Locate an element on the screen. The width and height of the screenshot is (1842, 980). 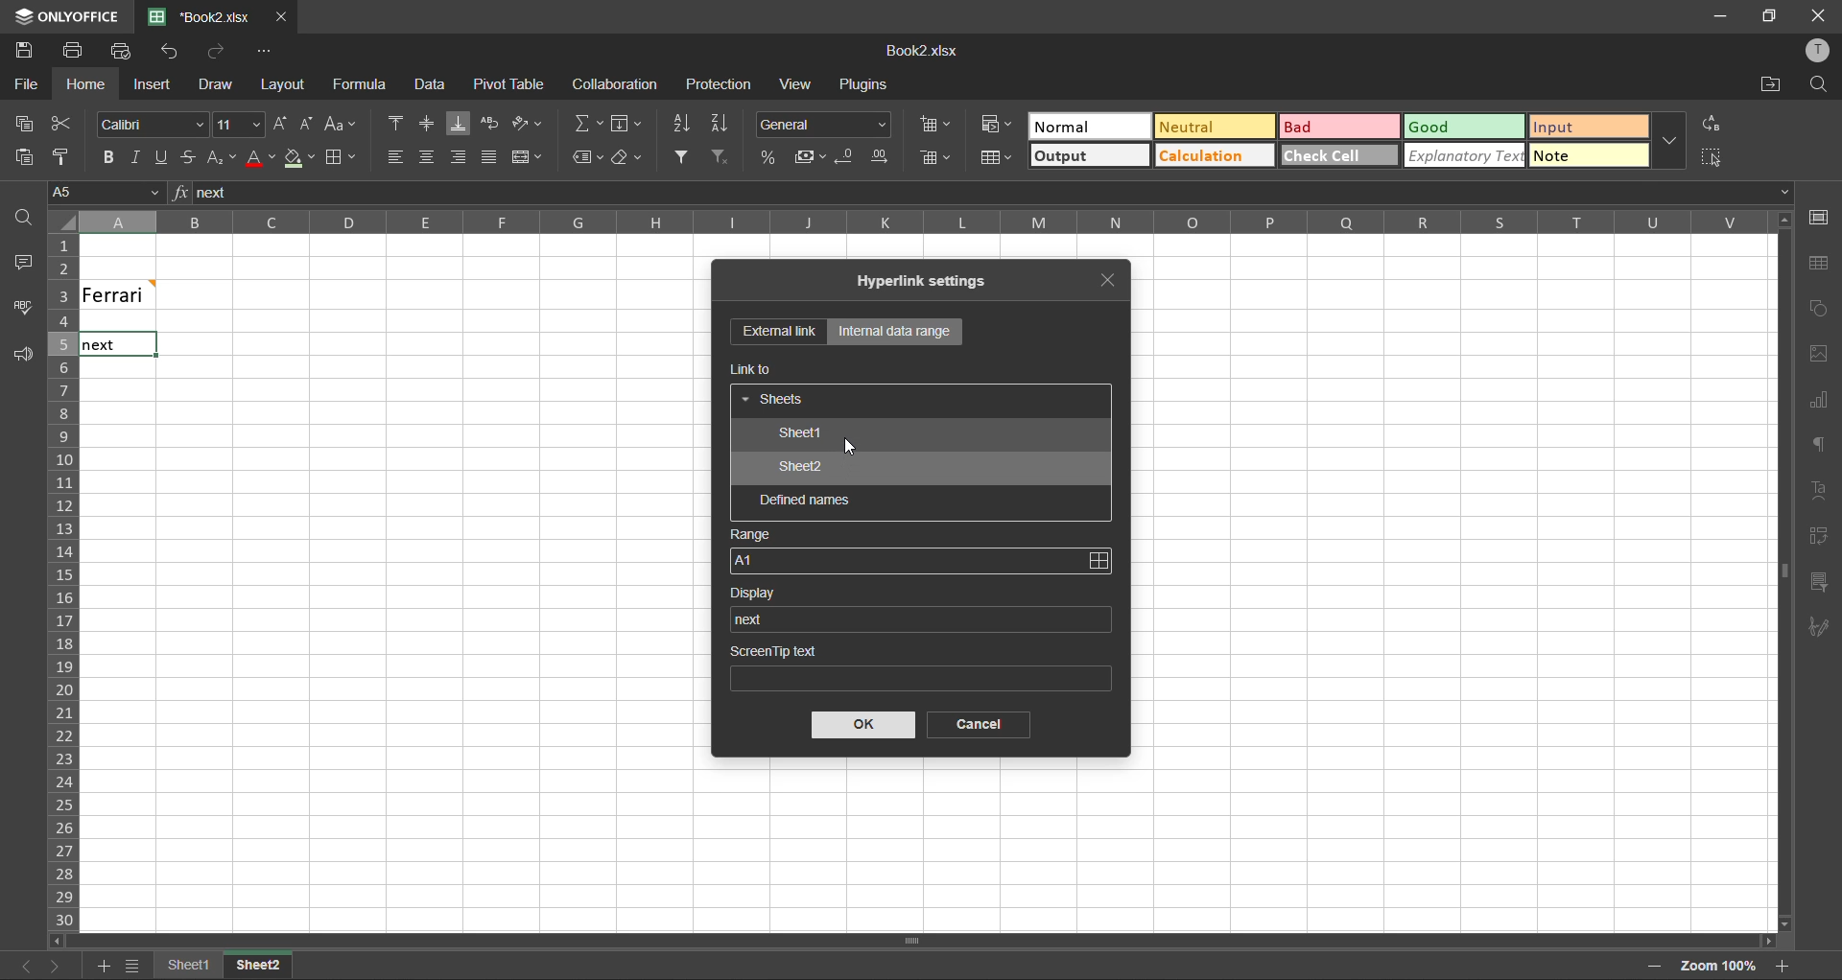
align bottom is located at coordinates (463, 124).